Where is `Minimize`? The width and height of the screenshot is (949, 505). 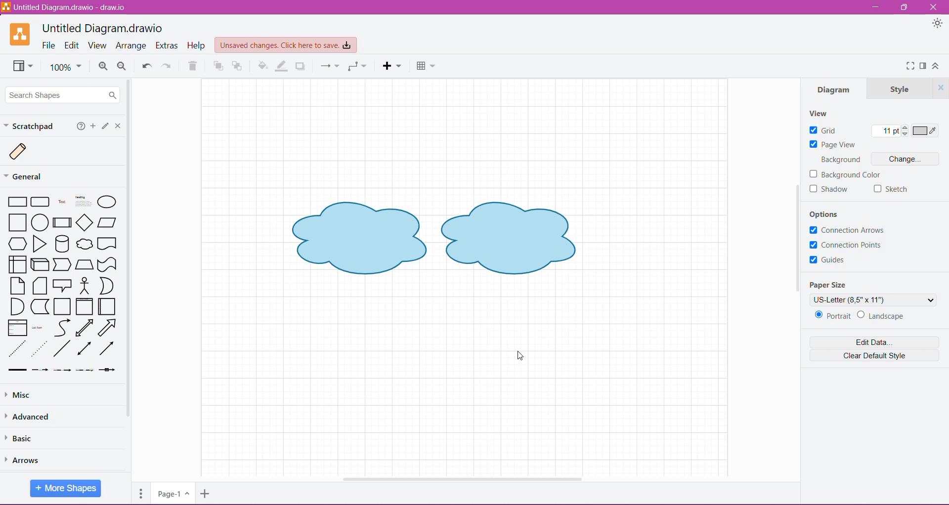
Minimize is located at coordinates (874, 7).